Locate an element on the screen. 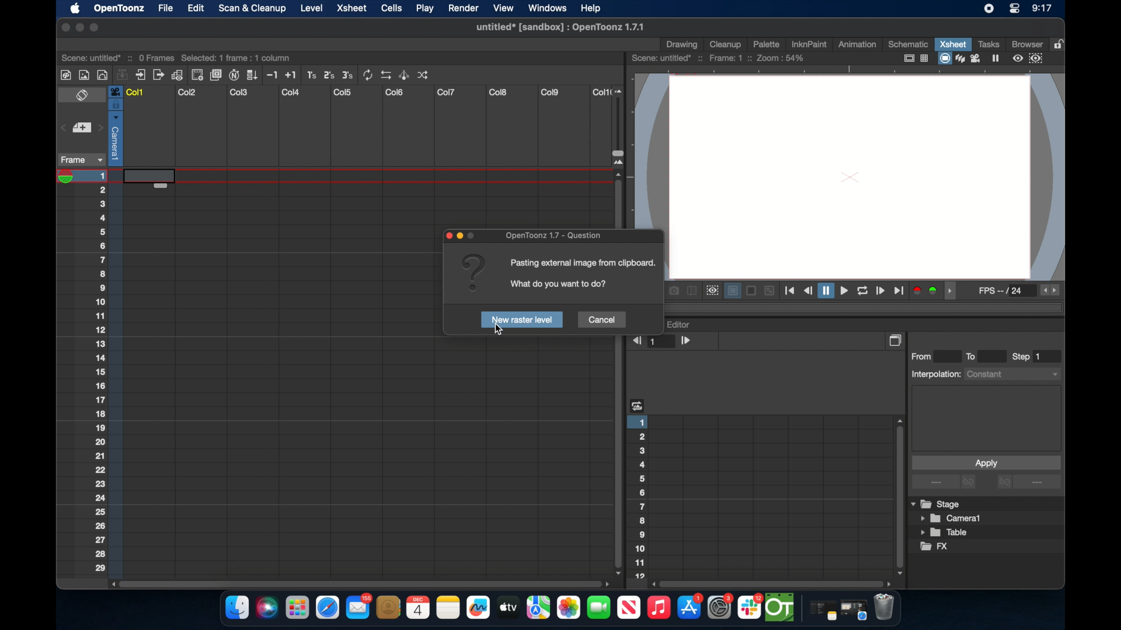  numbering is located at coordinates (640, 496).